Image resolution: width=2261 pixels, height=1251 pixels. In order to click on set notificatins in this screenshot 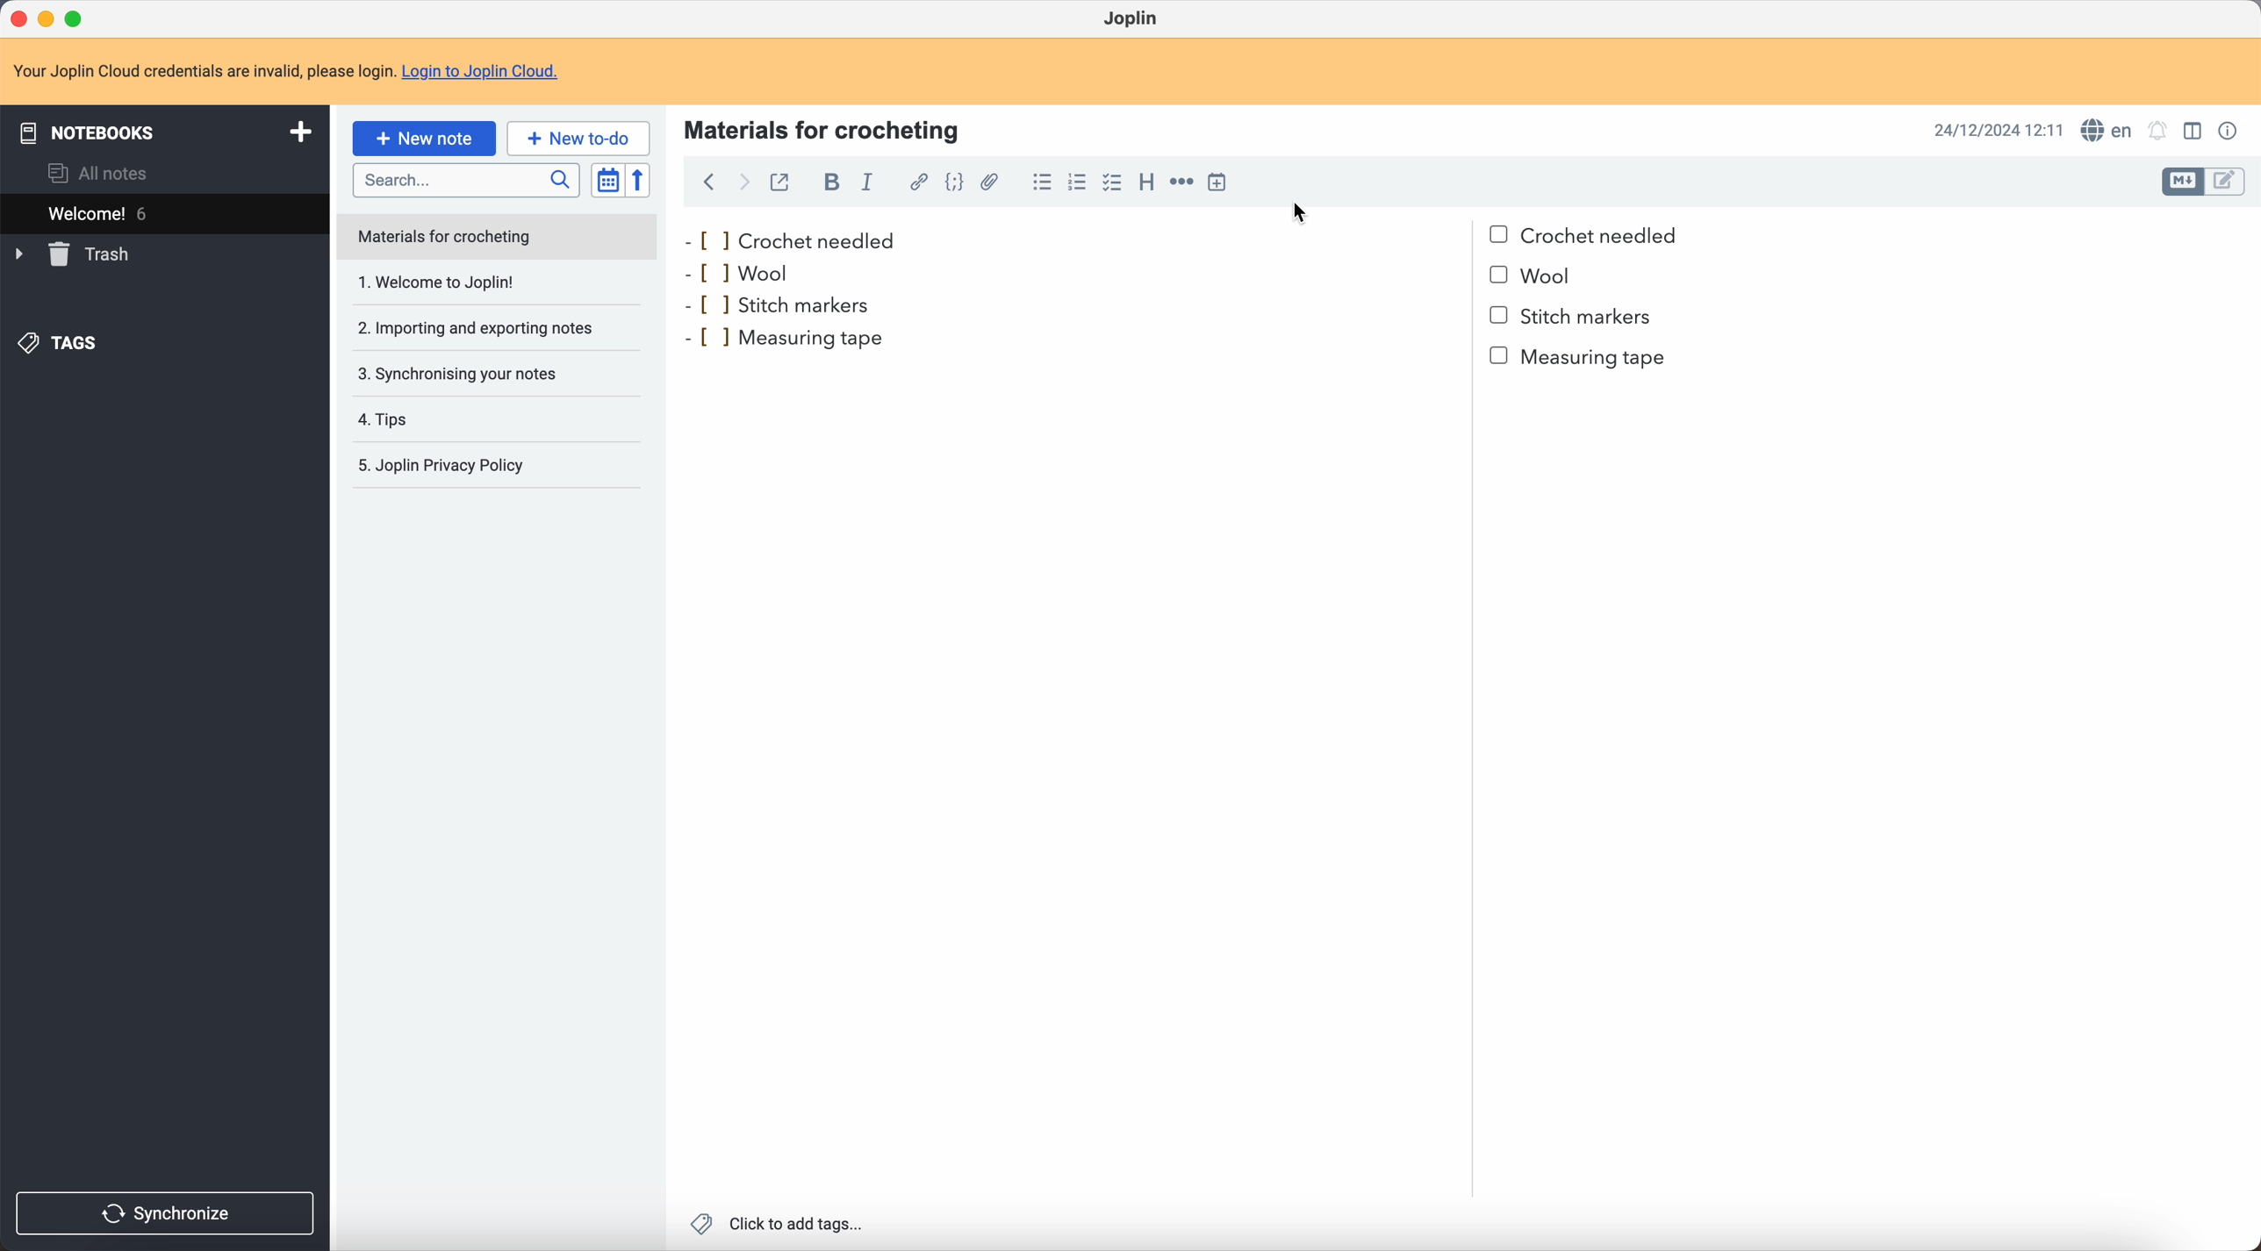, I will do `click(2158, 132)`.